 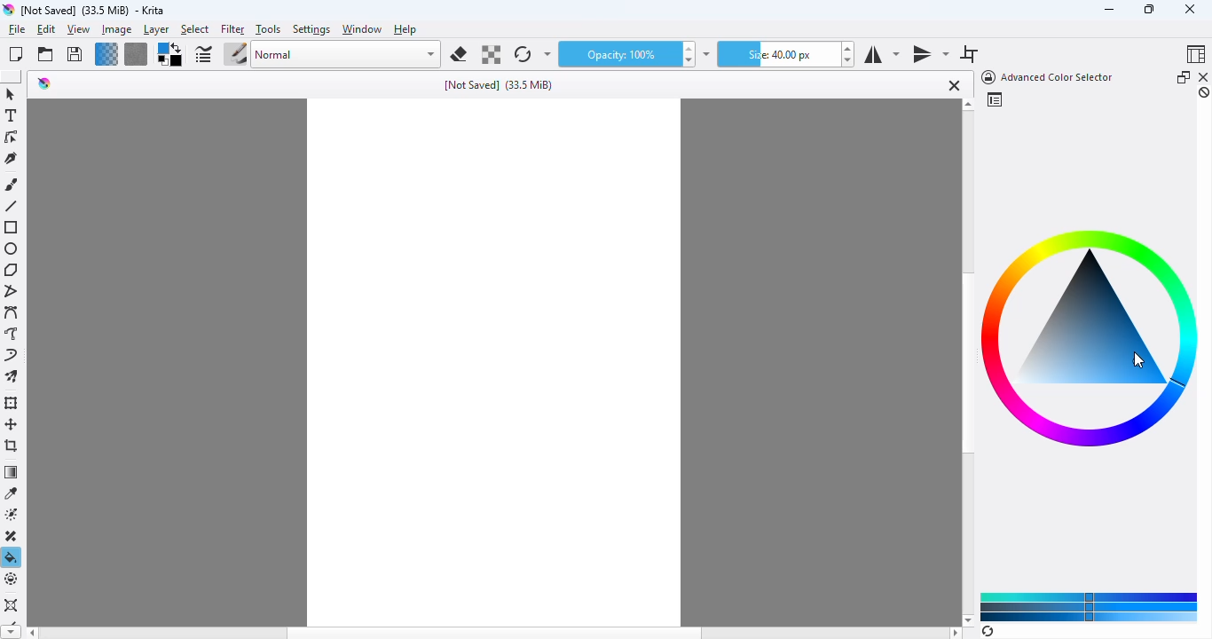 I want to click on fill a selection, so click(x=12, y=557).